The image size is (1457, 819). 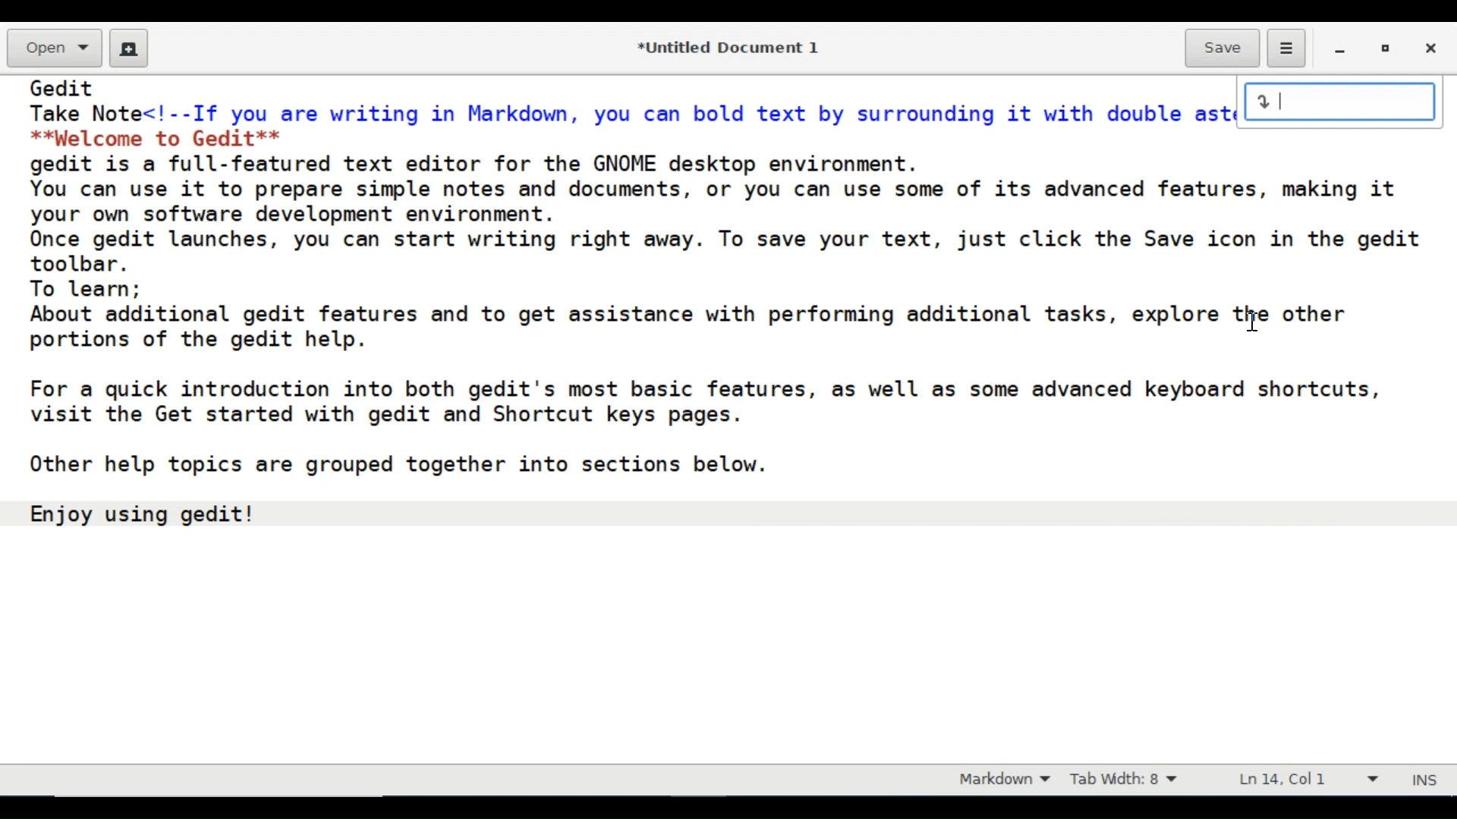 What do you see at coordinates (691, 328) in the screenshot?
I see `About additional gedit features and to get assistance with performing additional tasks, explore the other
portions of the gedit help.` at bounding box center [691, 328].